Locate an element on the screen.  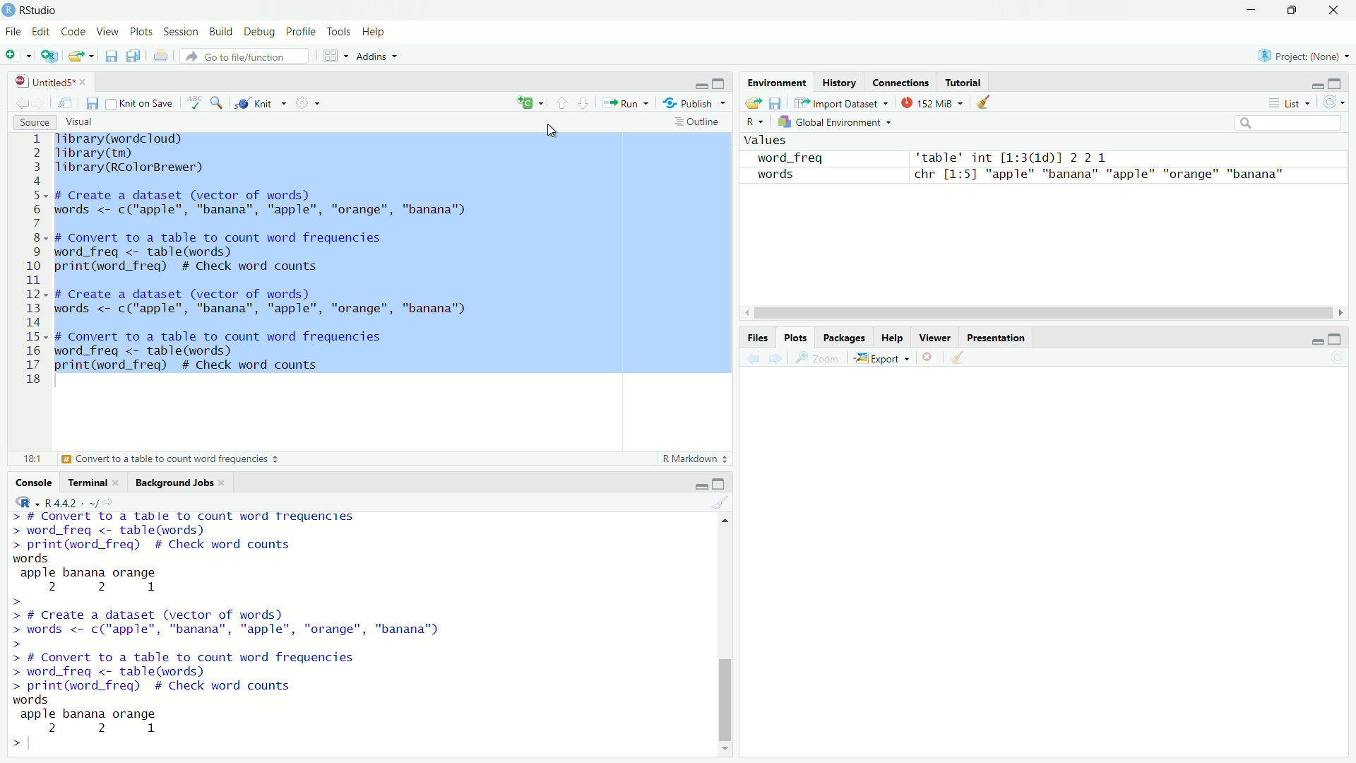
Save  is located at coordinates (776, 103).